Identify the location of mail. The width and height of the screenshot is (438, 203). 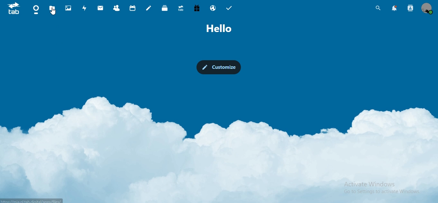
(100, 8).